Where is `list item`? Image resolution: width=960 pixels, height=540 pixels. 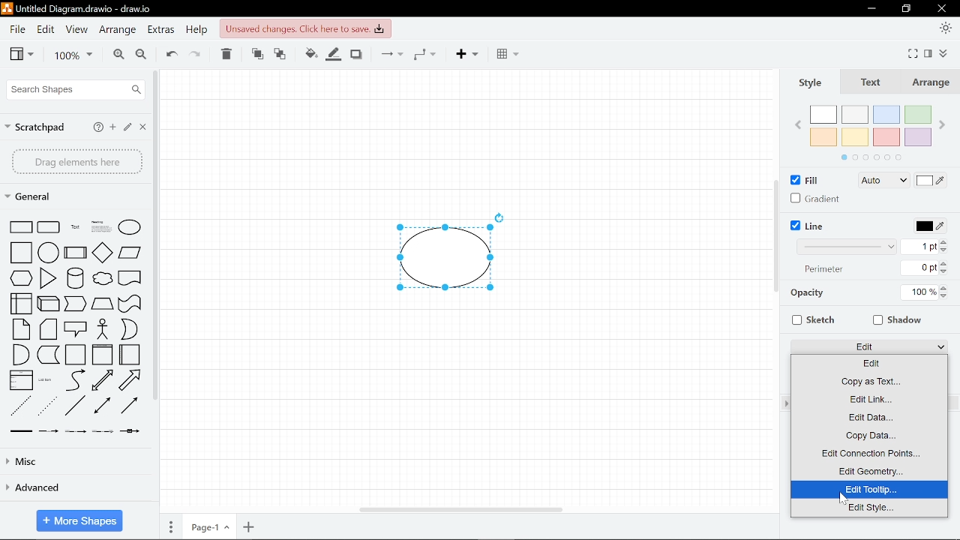
list item is located at coordinates (46, 379).